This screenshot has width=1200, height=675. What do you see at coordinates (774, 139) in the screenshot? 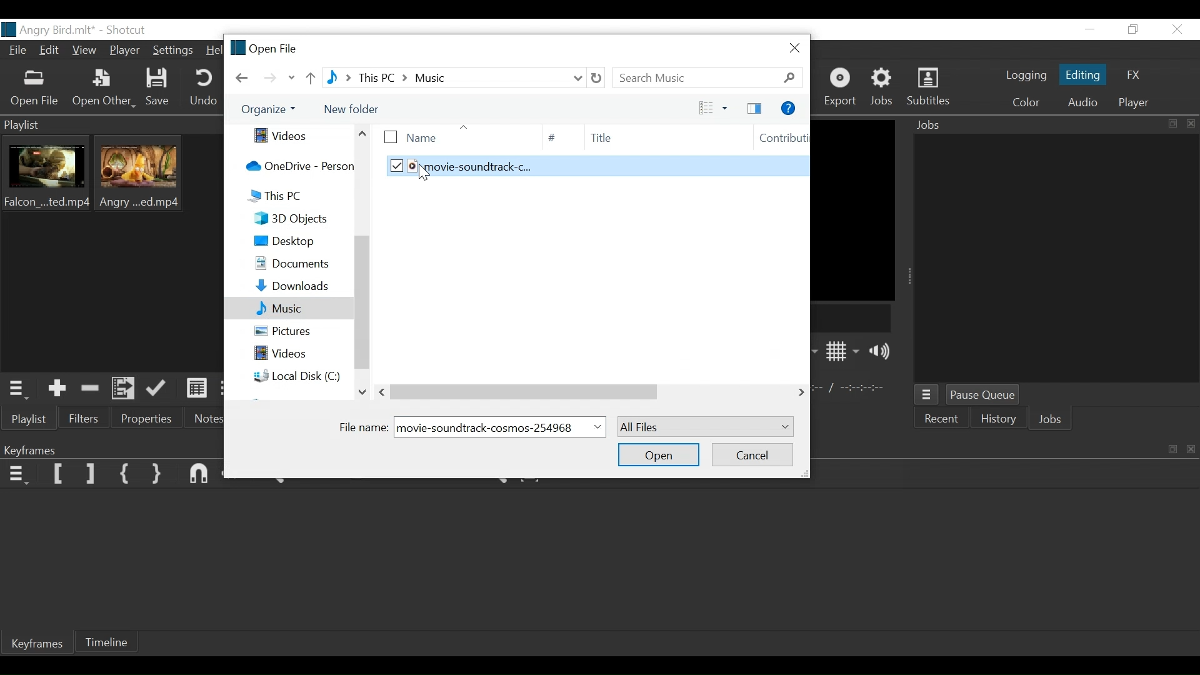
I see `Contribute` at bounding box center [774, 139].